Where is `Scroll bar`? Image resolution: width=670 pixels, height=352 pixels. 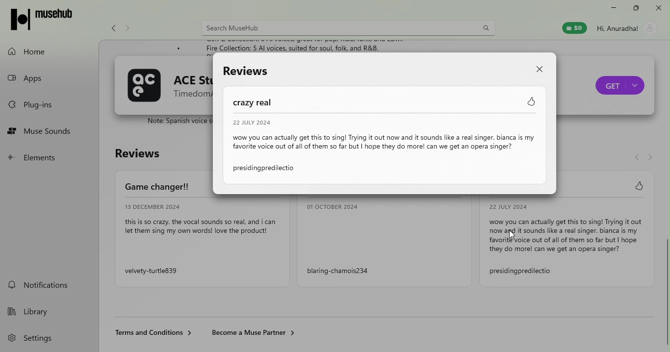
Scroll bar is located at coordinates (666, 196).